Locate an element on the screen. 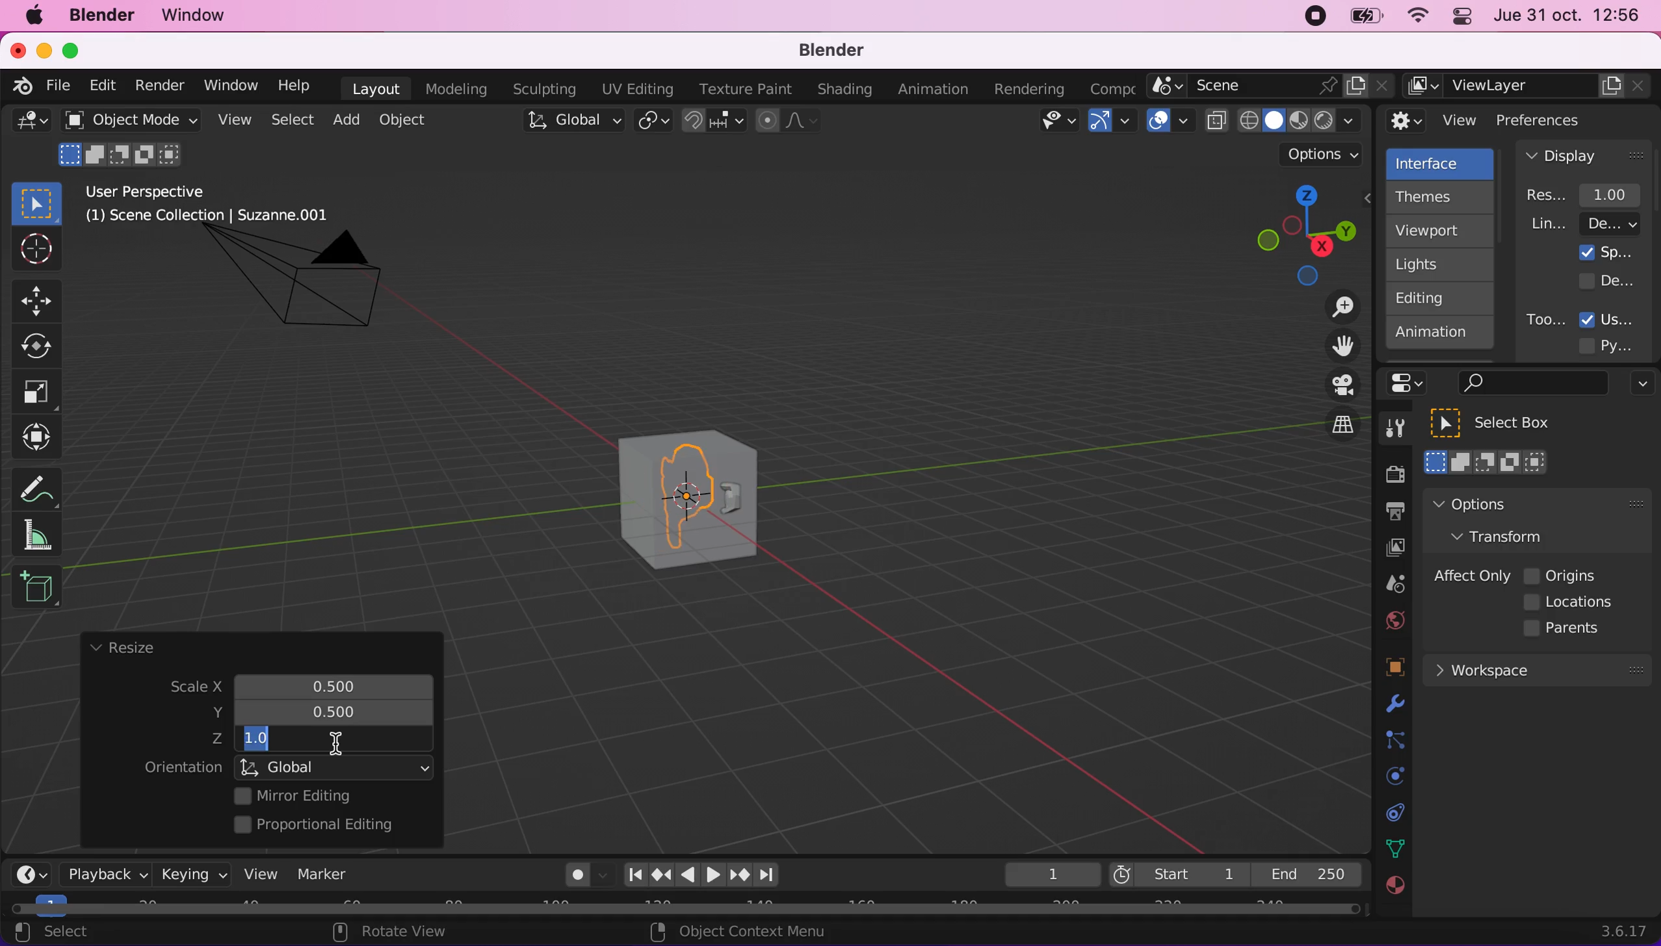  scene is located at coordinates (1389, 585).